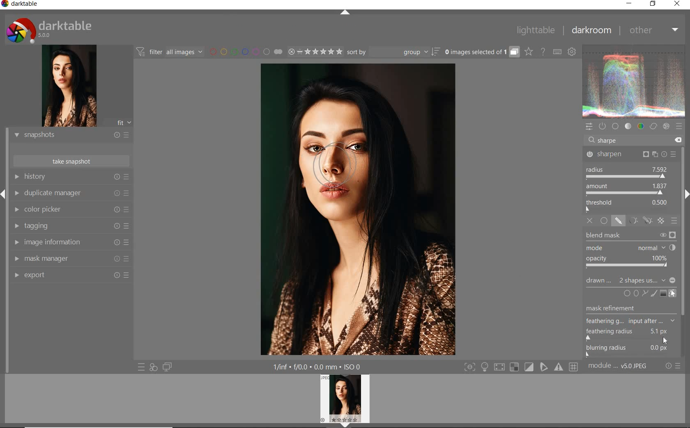  Describe the element at coordinates (543, 51) in the screenshot. I see `enable online help` at that location.